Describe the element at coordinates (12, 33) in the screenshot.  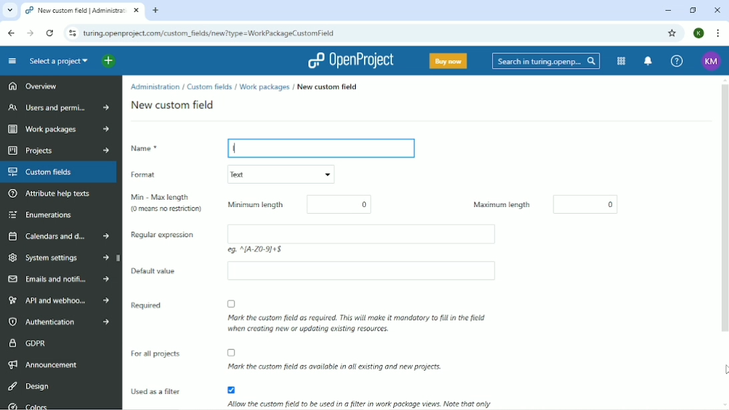
I see `Back` at that location.